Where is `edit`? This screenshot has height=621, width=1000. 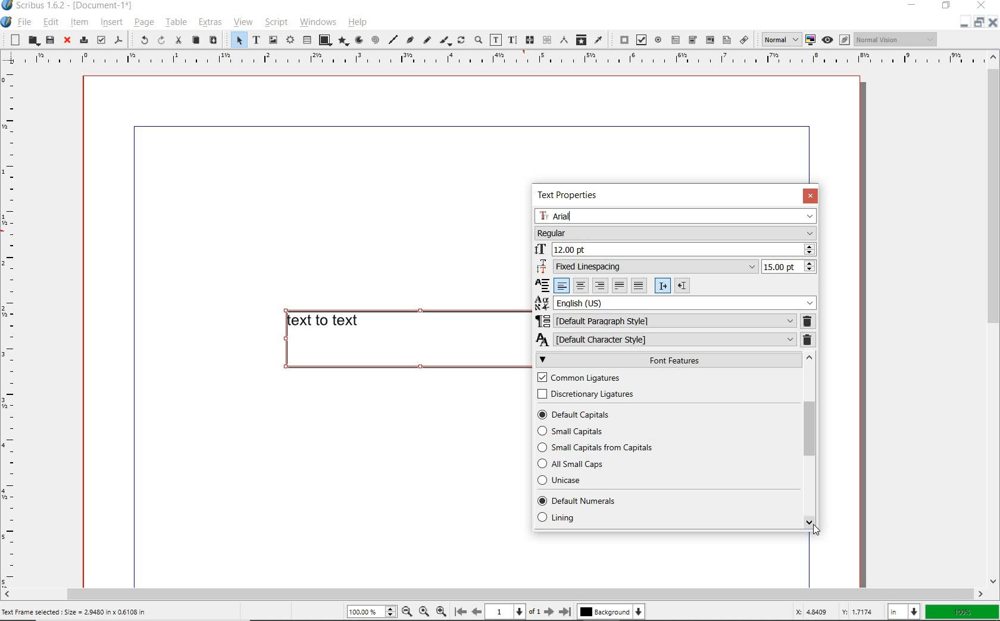
edit is located at coordinates (51, 22).